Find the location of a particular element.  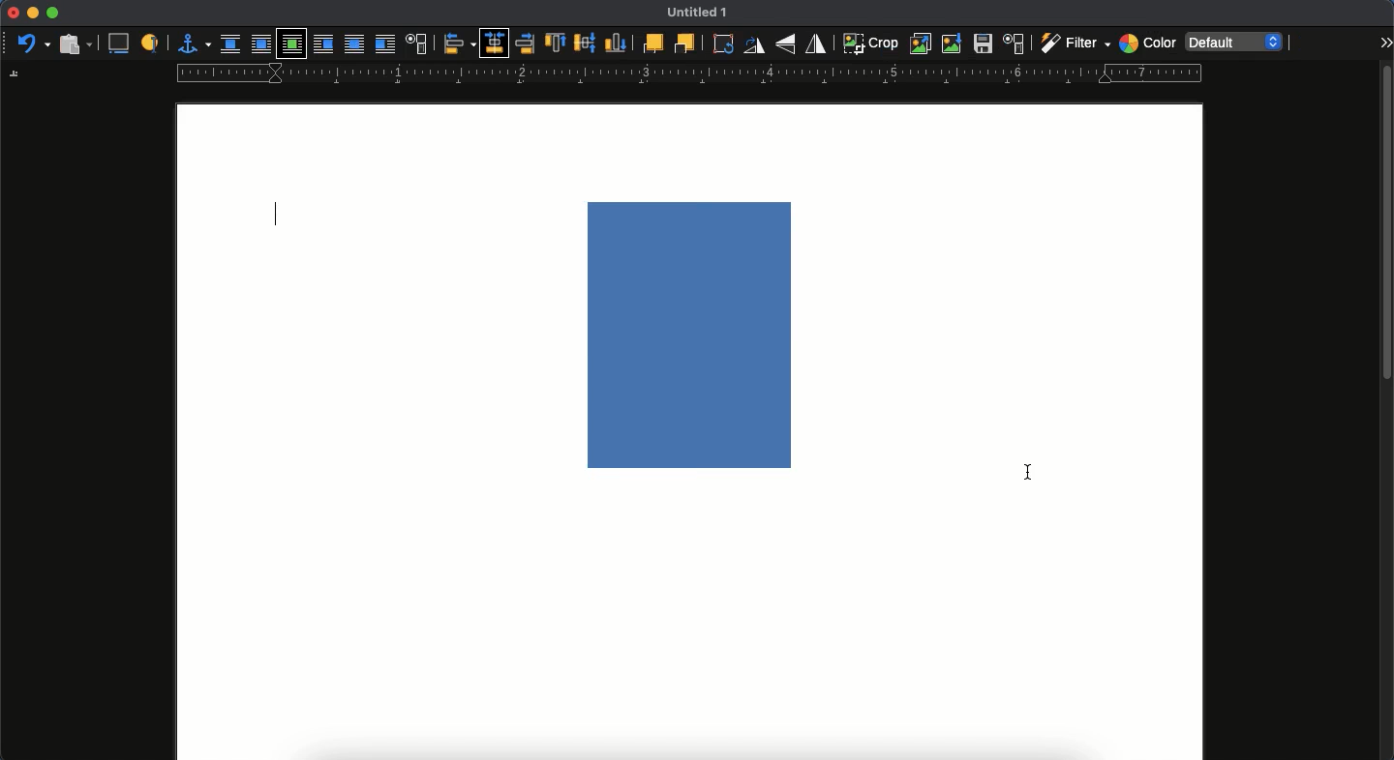

close is located at coordinates (11, 12).